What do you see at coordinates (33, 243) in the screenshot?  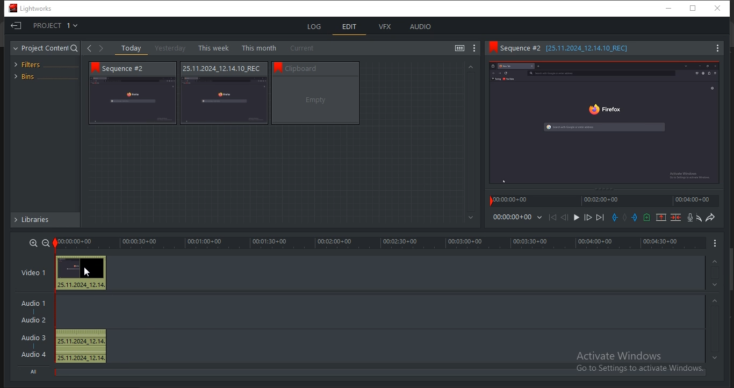 I see `zoom in` at bounding box center [33, 243].